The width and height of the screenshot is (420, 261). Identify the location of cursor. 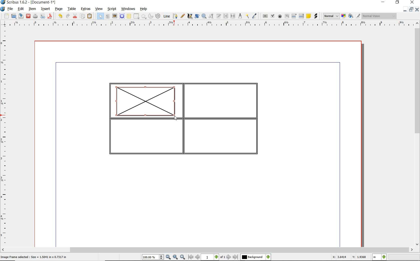
(175, 118).